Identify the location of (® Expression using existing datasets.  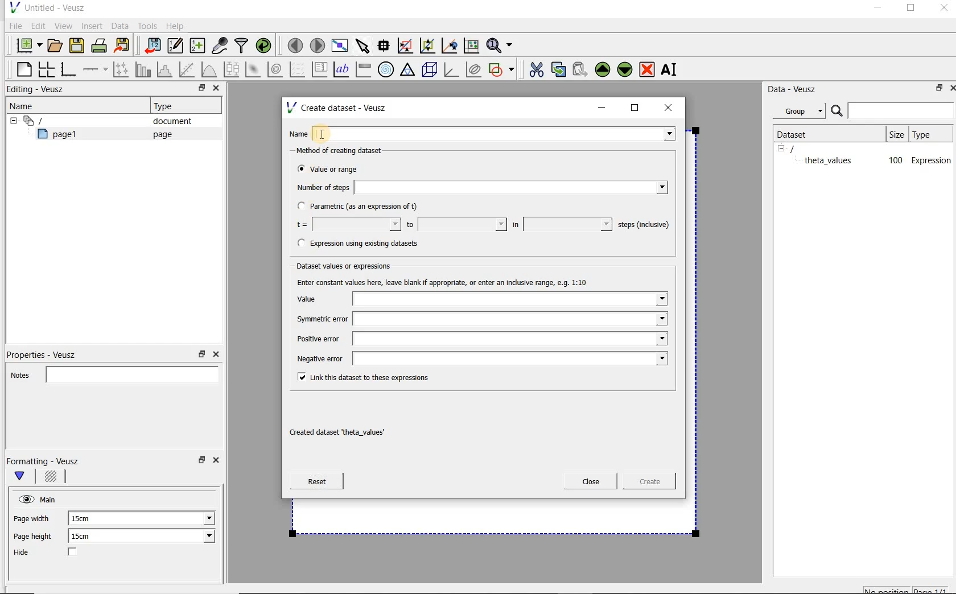
(366, 244).